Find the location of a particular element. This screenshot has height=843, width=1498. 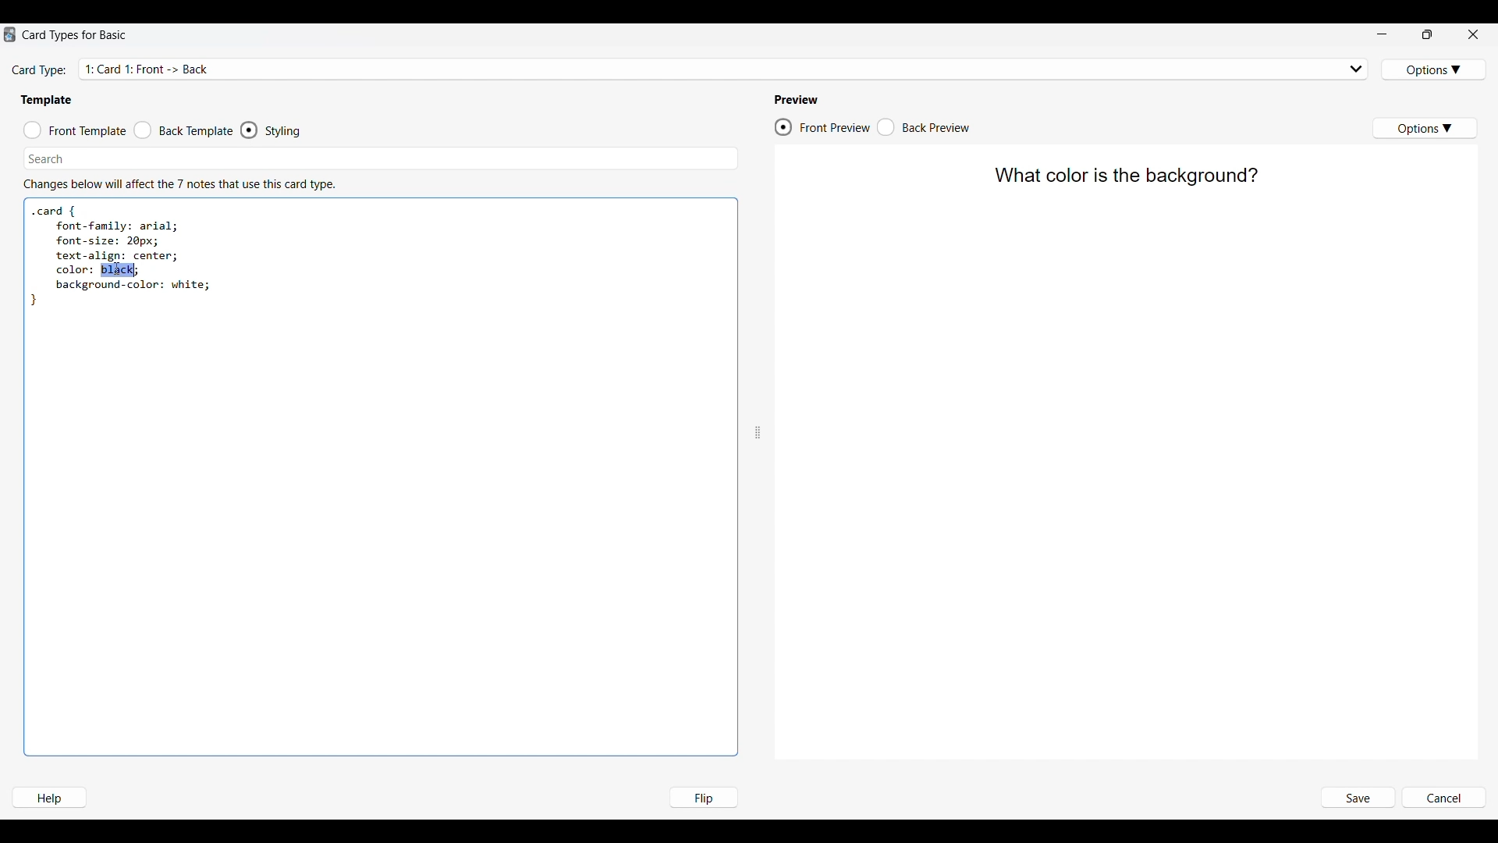

Displays card type selected is located at coordinates (726, 68).